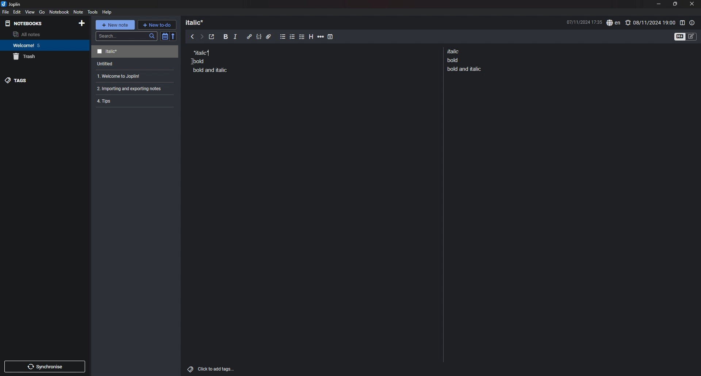  Describe the element at coordinates (173, 36) in the screenshot. I see `reverse sort order` at that location.